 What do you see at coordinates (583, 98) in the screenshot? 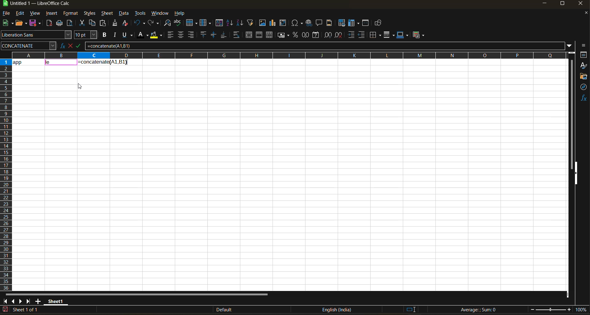
I see `functions` at bounding box center [583, 98].